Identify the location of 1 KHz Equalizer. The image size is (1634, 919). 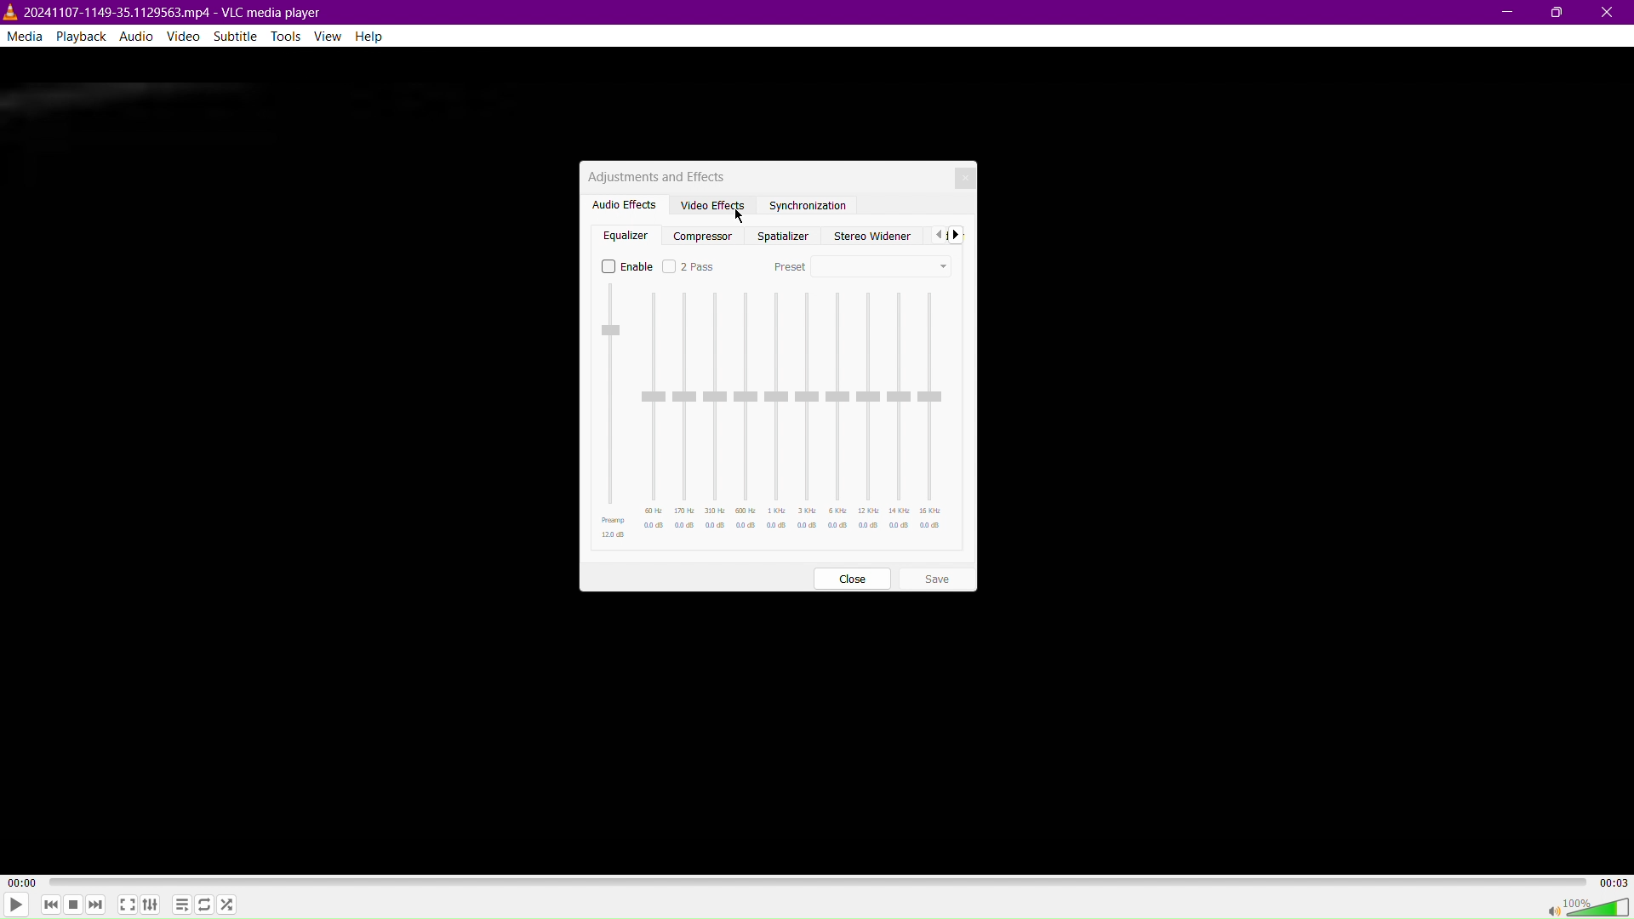
(776, 414).